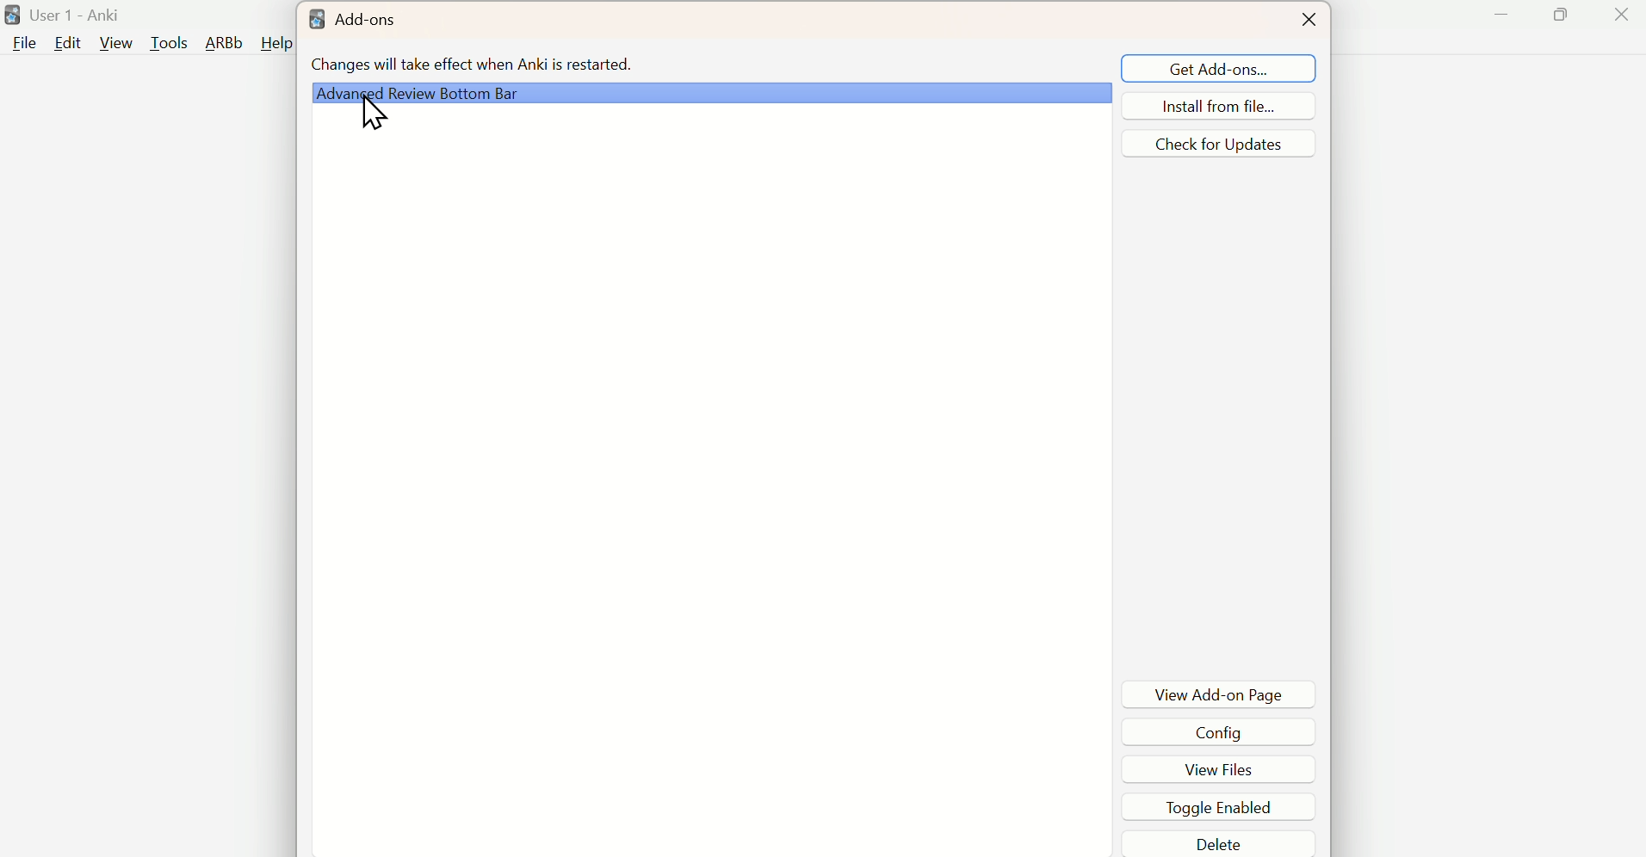 The height and width of the screenshot is (857, 1646). What do you see at coordinates (1566, 14) in the screenshot?
I see `Maximize` at bounding box center [1566, 14].